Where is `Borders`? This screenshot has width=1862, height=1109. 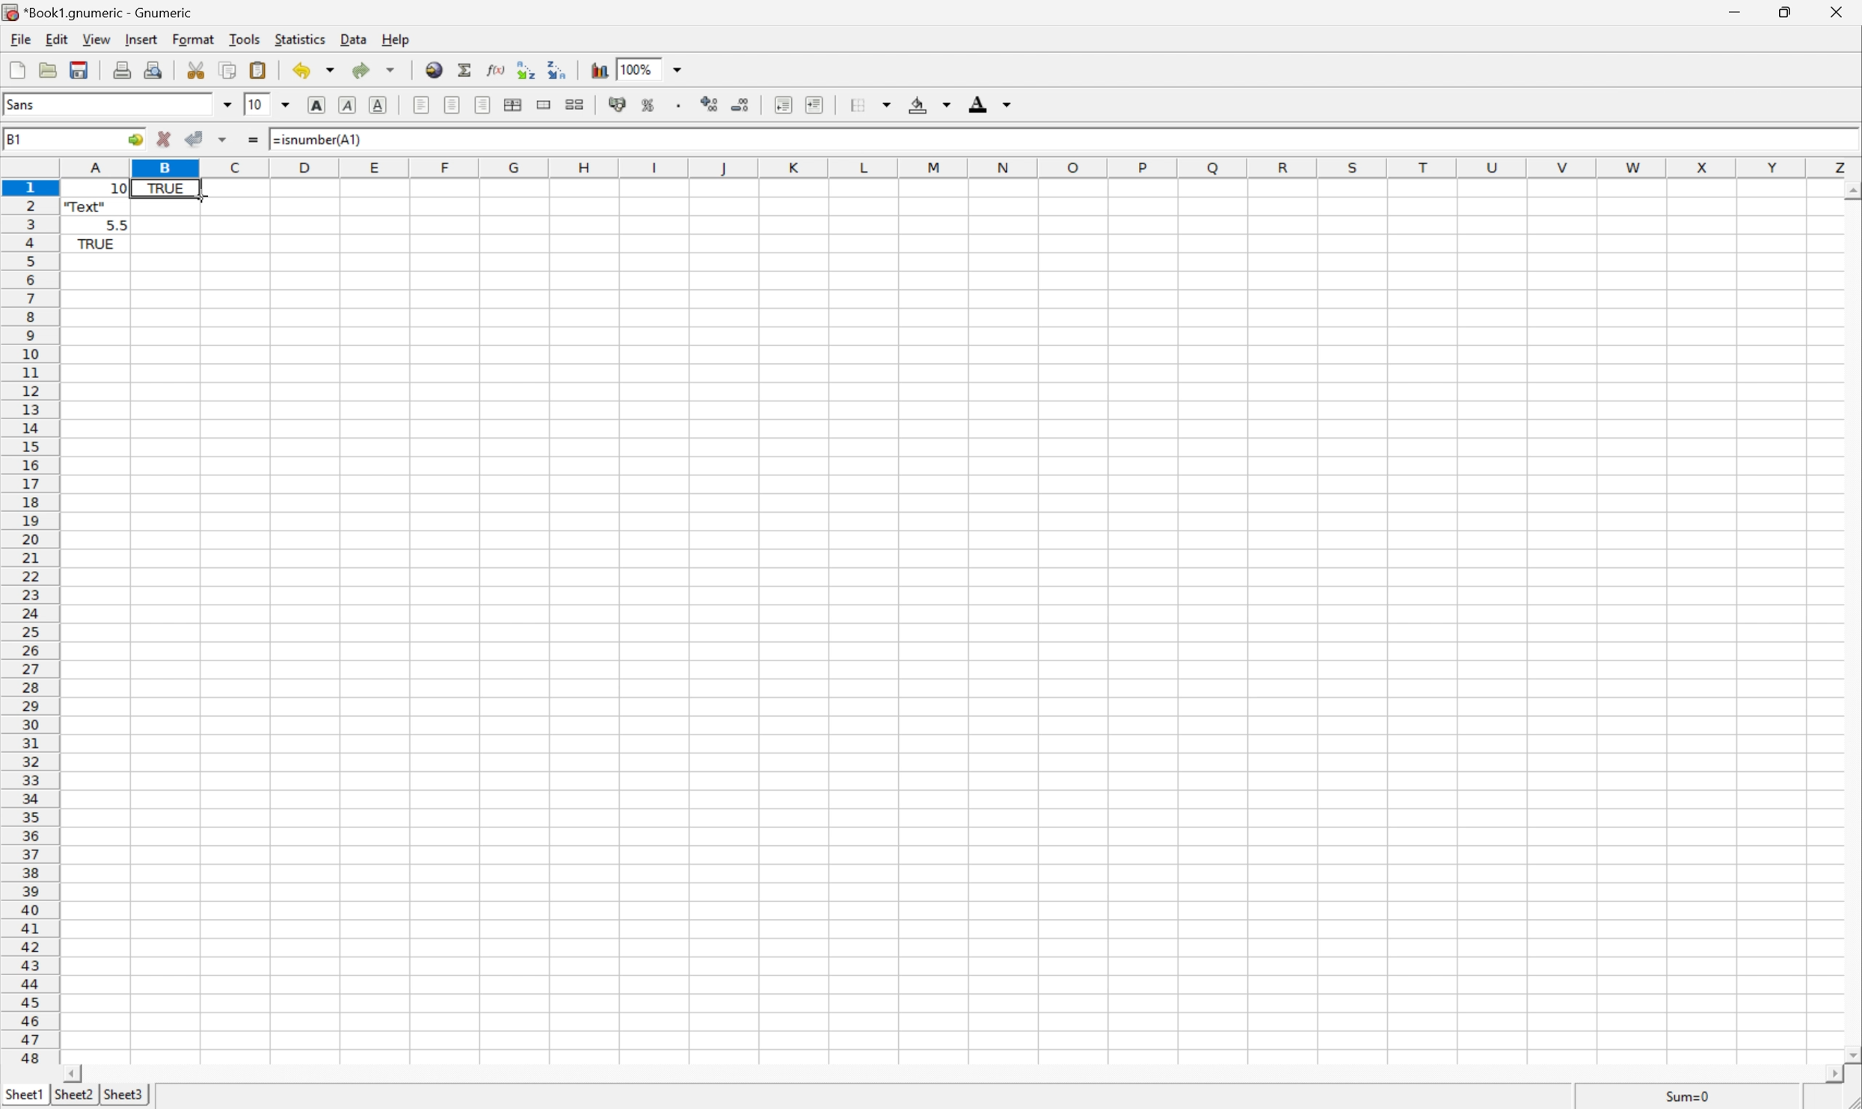
Borders is located at coordinates (870, 104).